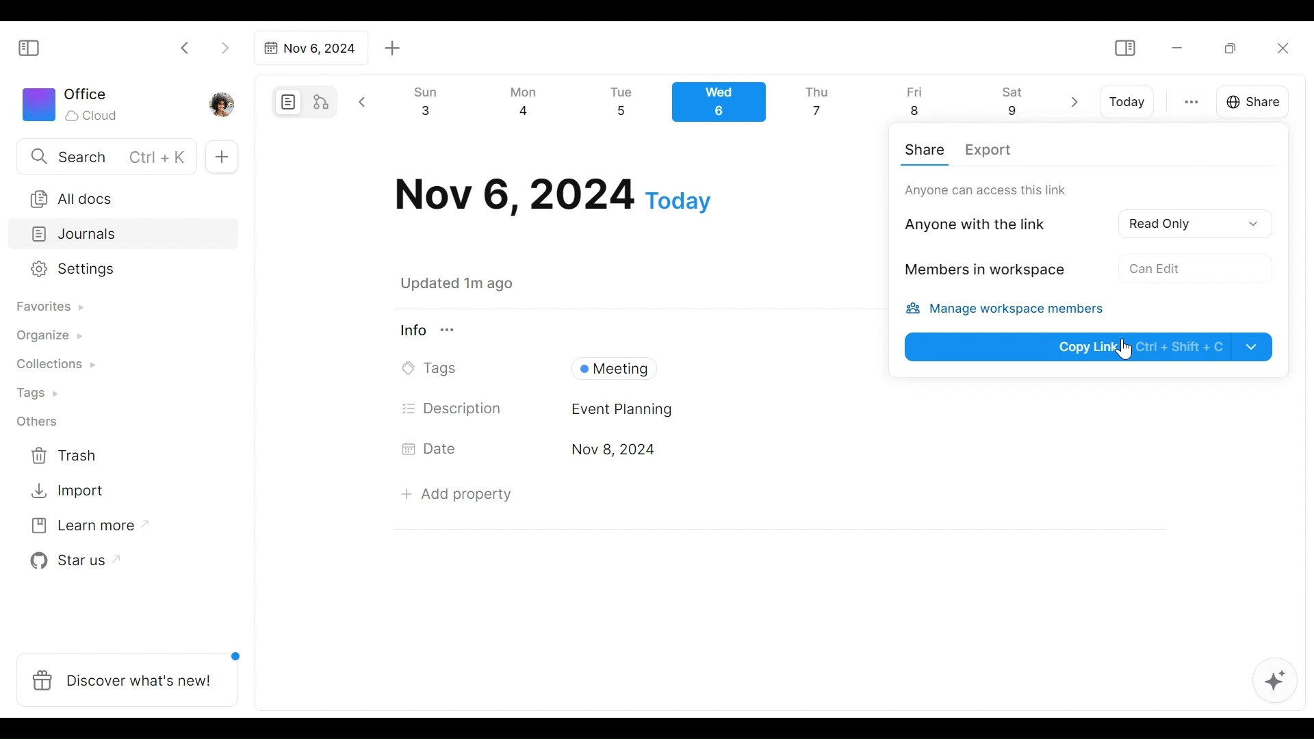 The height and width of the screenshot is (739, 1314). I want to click on Click to go forward, so click(224, 47).